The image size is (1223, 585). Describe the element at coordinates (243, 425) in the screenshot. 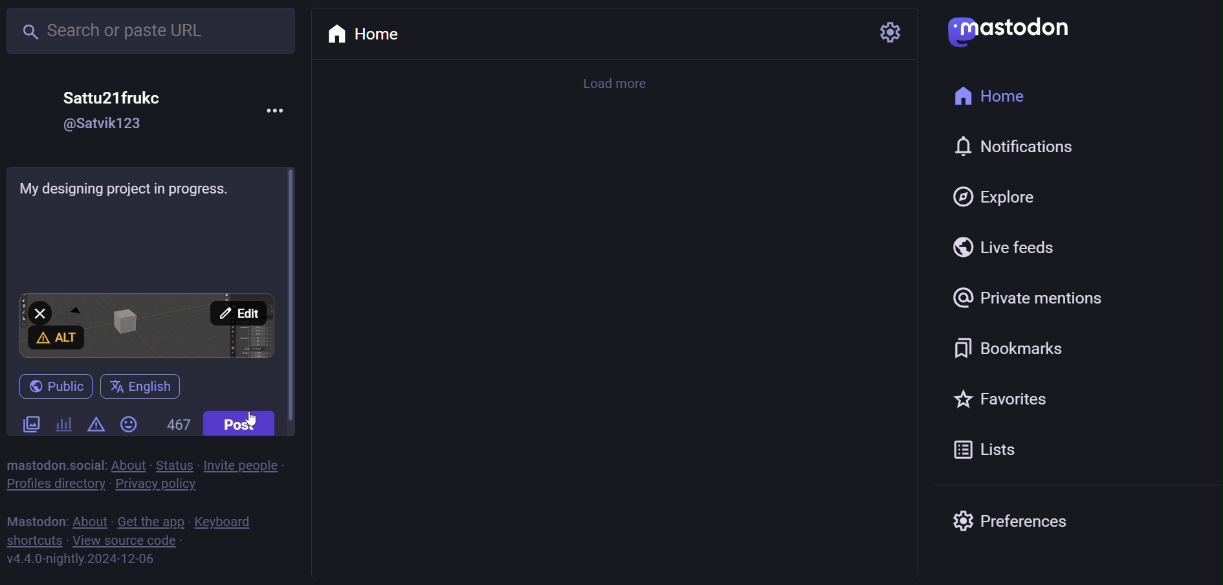

I see `post` at that location.